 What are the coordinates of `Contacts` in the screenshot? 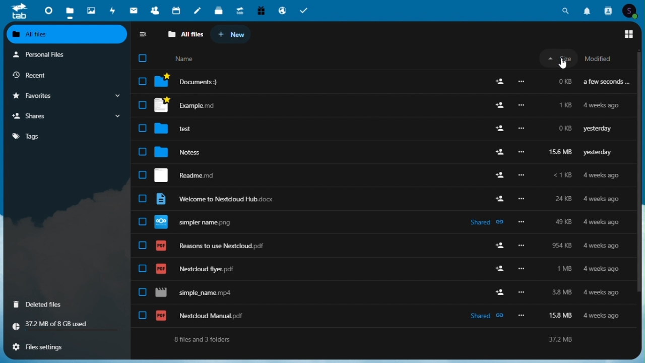 It's located at (609, 9).